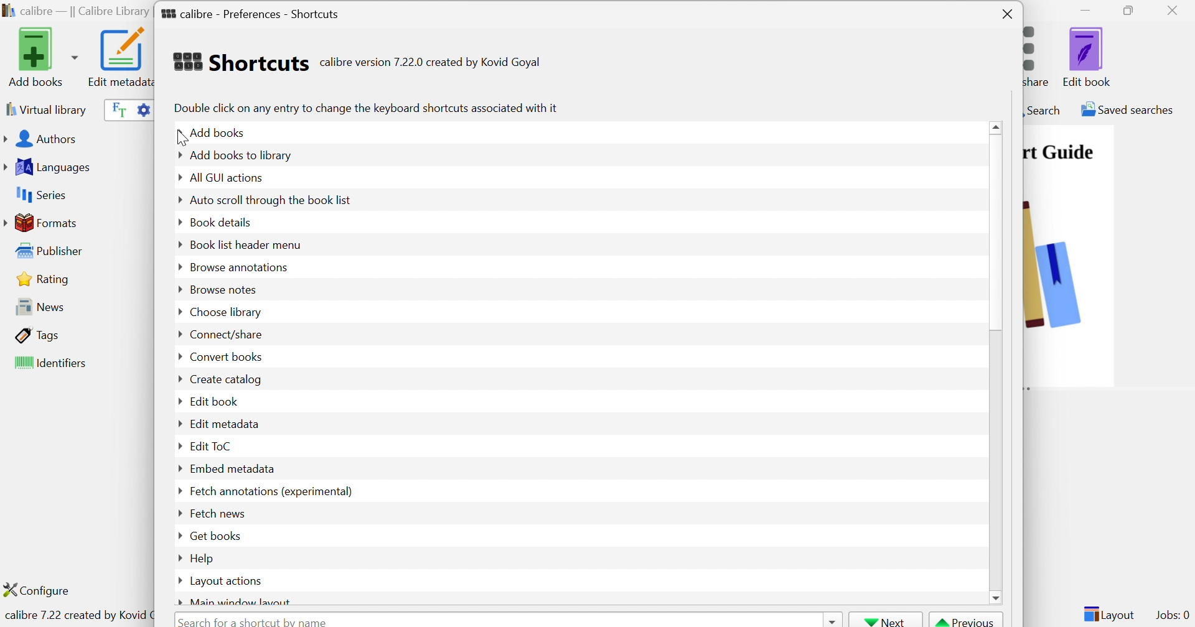  What do you see at coordinates (221, 289) in the screenshot?
I see `Browse notes` at bounding box center [221, 289].